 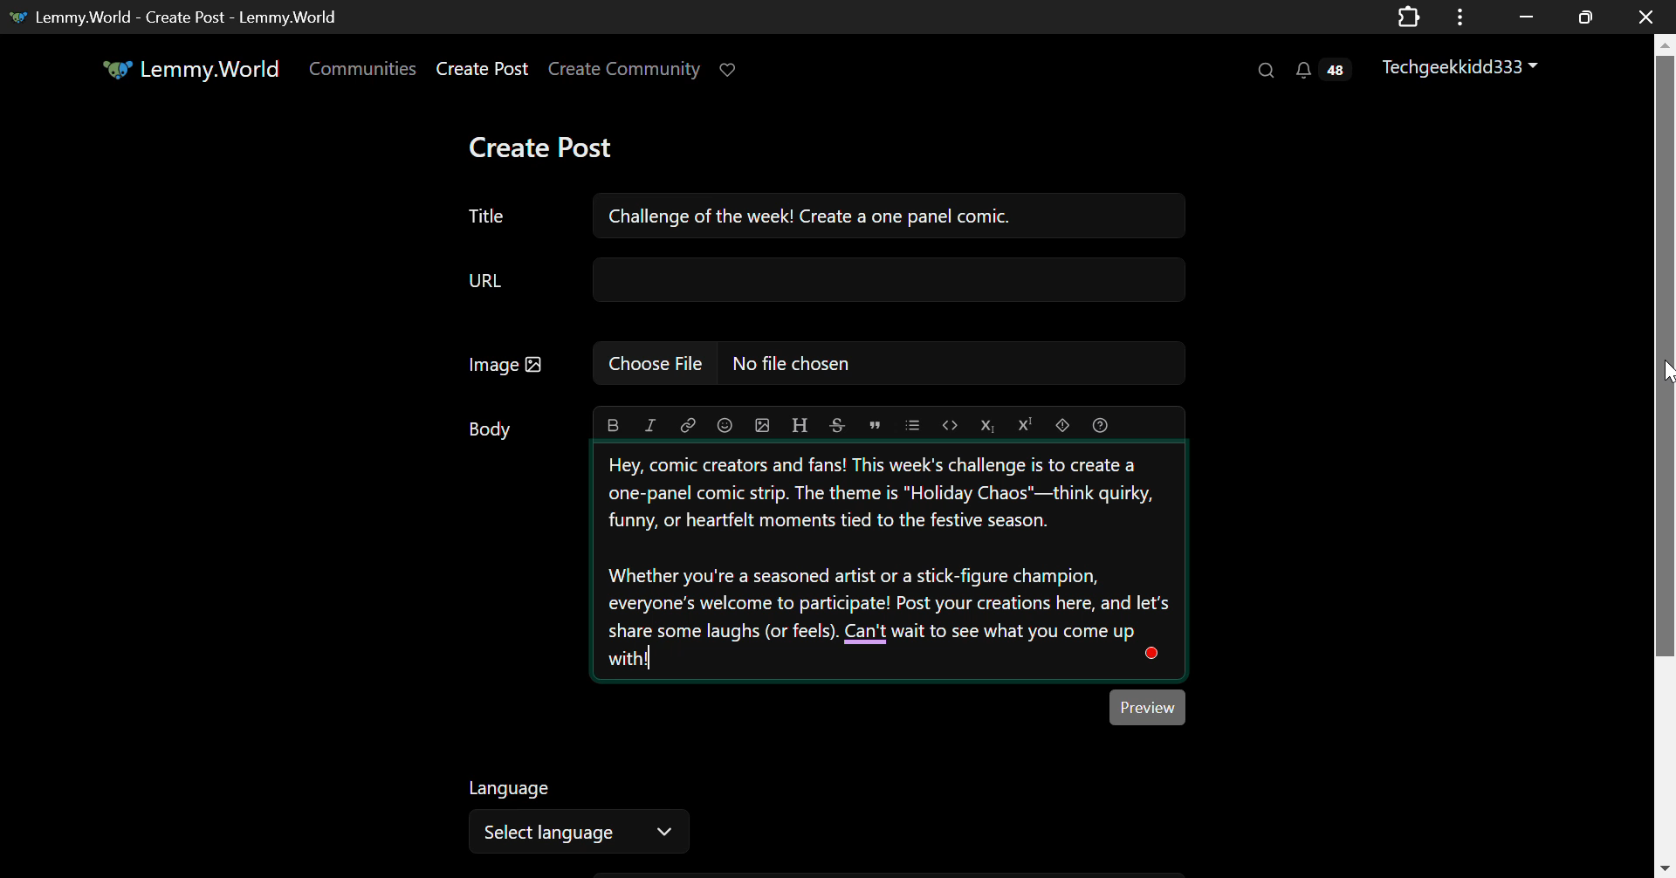 I want to click on Superscript, so click(x=1025, y=424).